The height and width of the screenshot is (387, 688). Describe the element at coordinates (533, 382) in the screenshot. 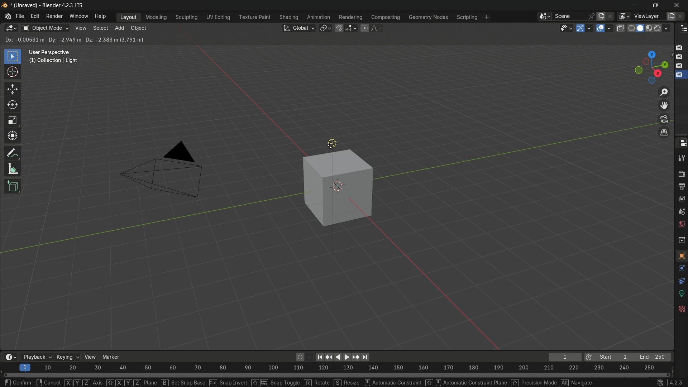

I see `Precision Mode` at that location.